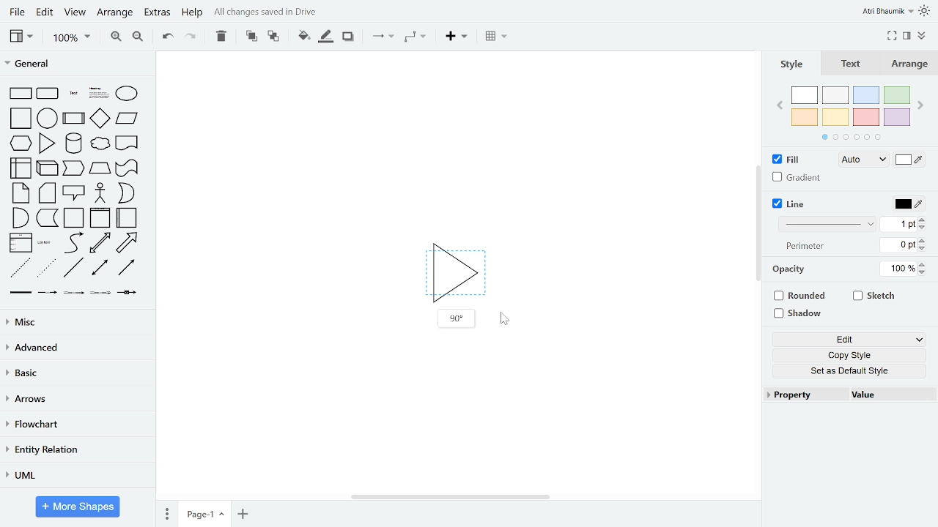 The height and width of the screenshot is (527, 938). What do you see at coordinates (127, 269) in the screenshot?
I see `directional arrow` at bounding box center [127, 269].